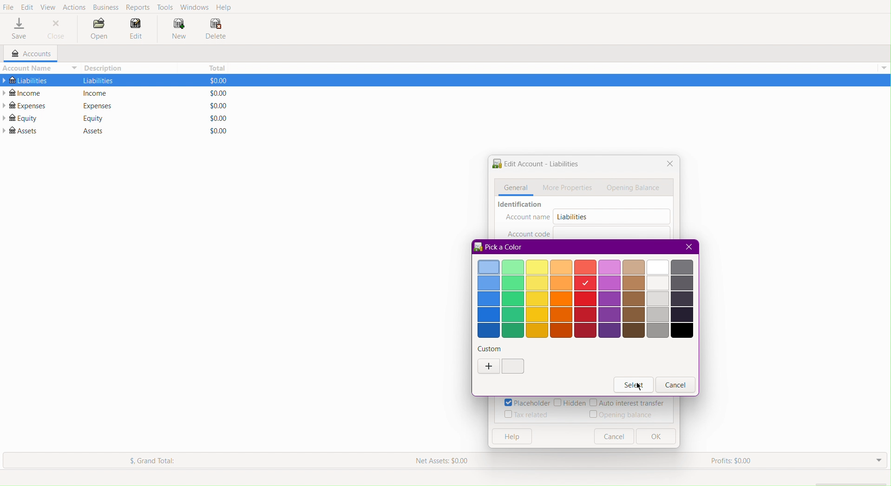 This screenshot has width=891, height=486. Describe the element at coordinates (225, 7) in the screenshot. I see `Help` at that location.